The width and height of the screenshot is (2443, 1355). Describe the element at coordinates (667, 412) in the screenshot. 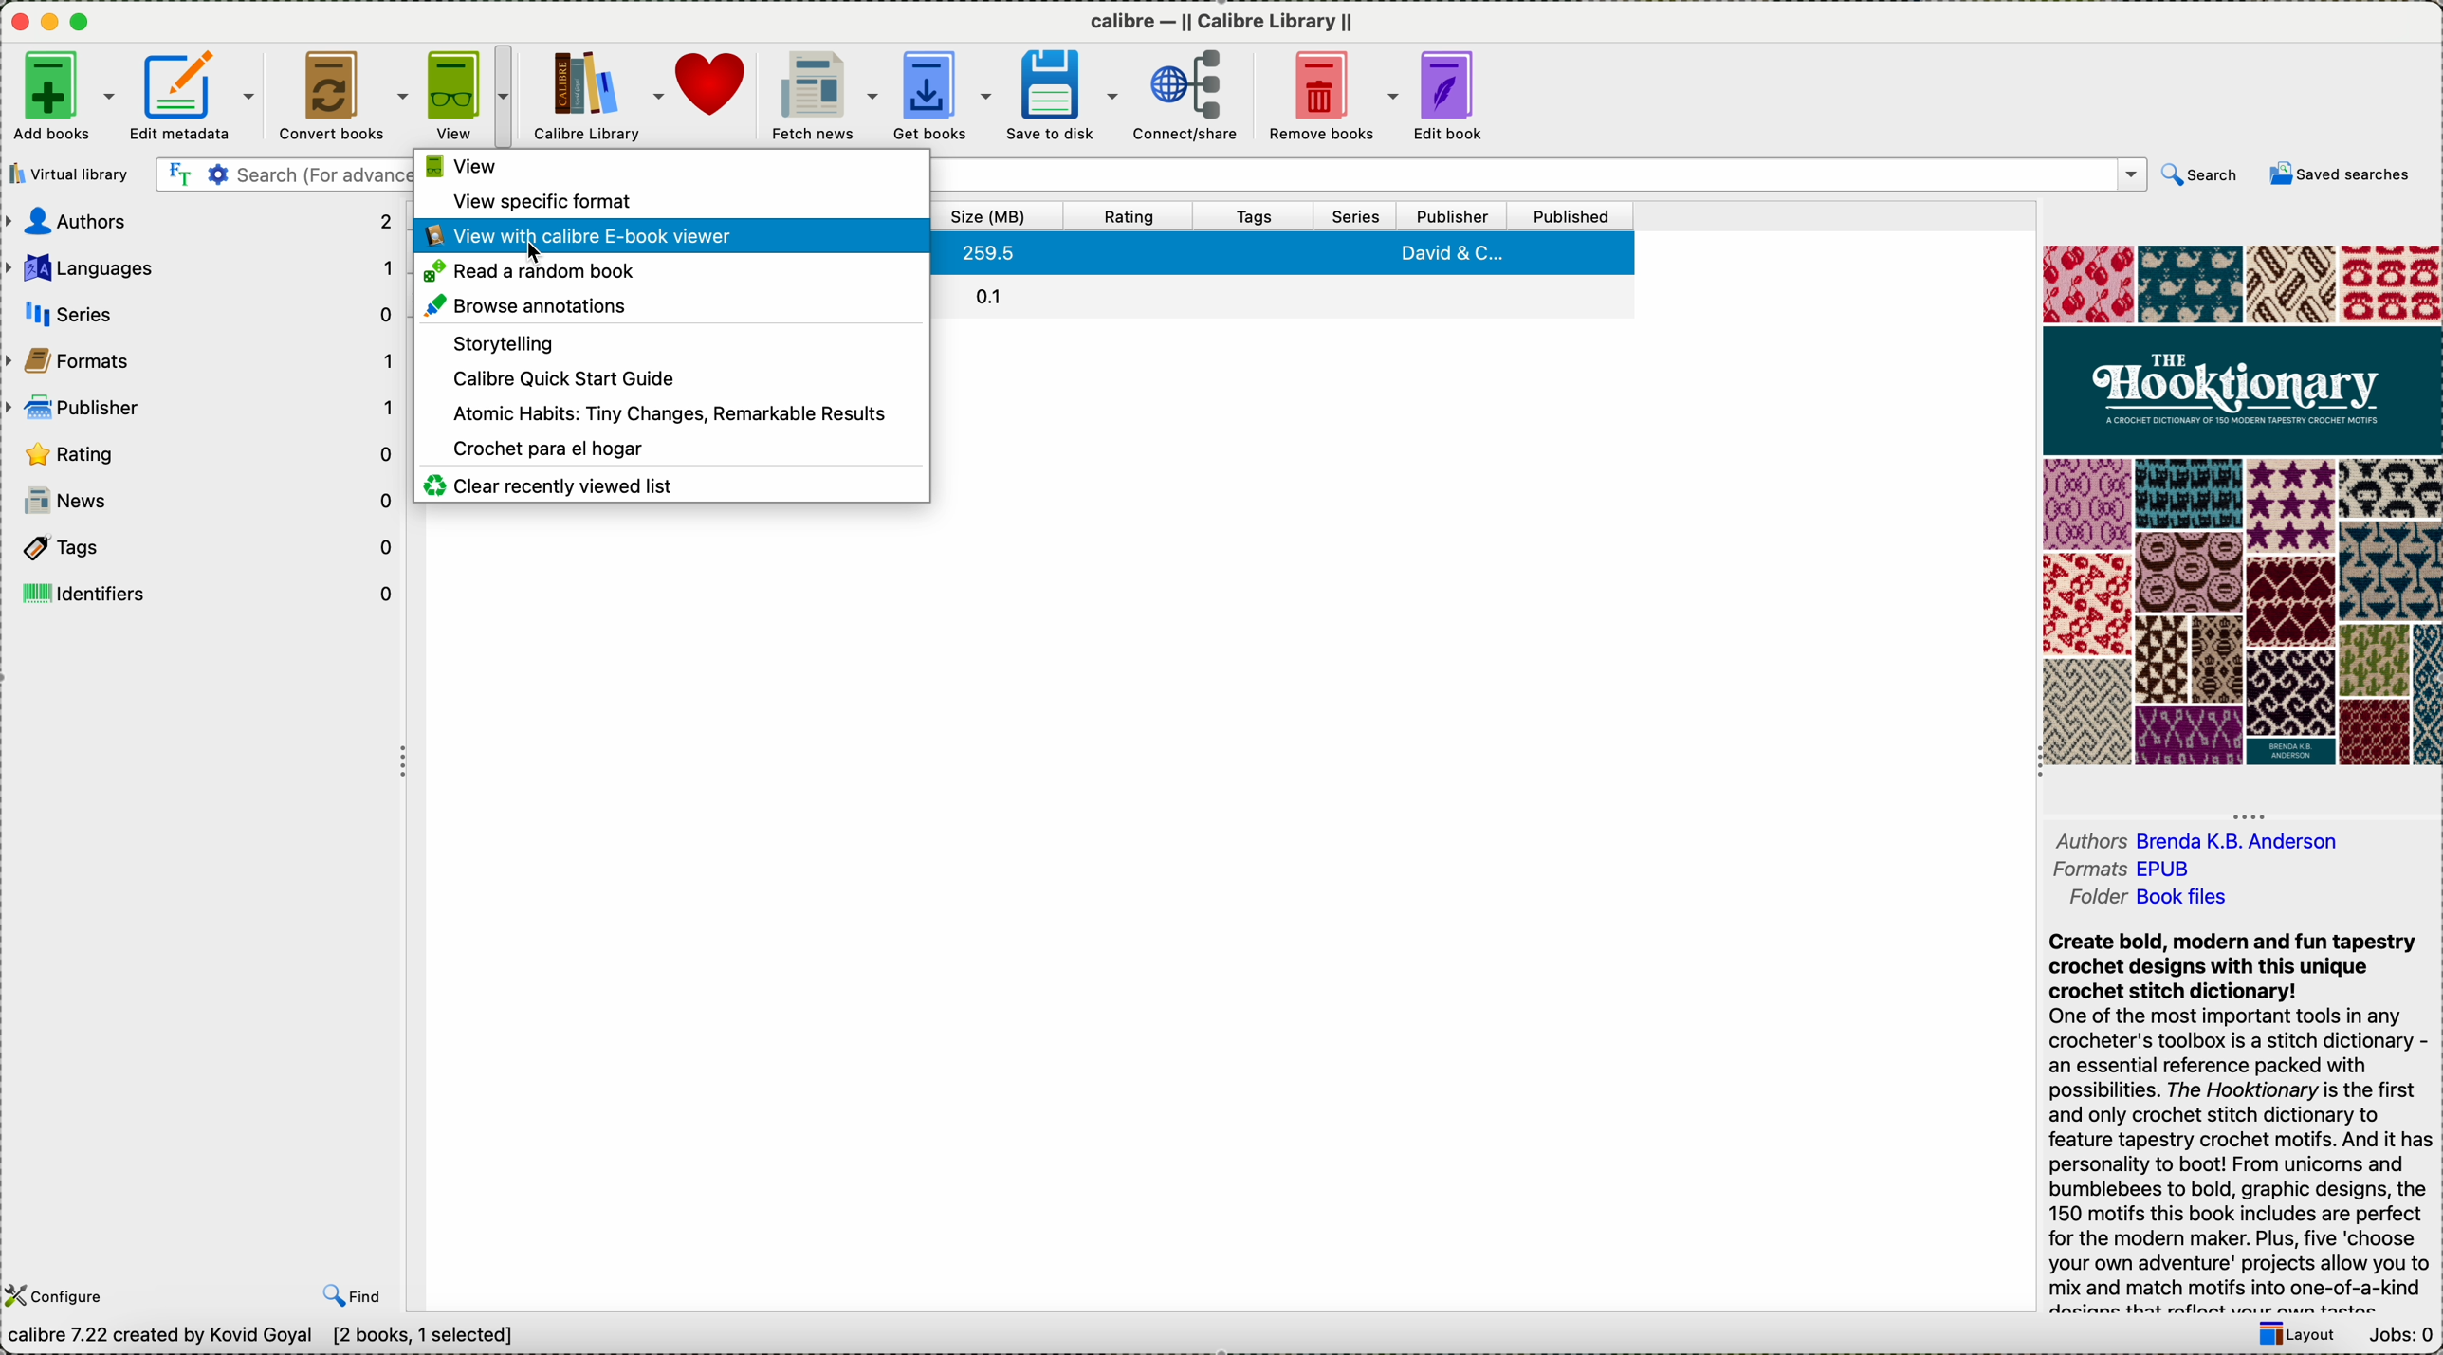

I see `Atomic habits` at that location.